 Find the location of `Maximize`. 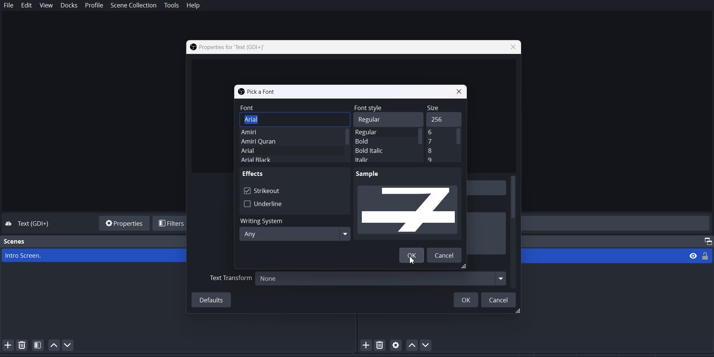

Maximize is located at coordinates (705, 240).